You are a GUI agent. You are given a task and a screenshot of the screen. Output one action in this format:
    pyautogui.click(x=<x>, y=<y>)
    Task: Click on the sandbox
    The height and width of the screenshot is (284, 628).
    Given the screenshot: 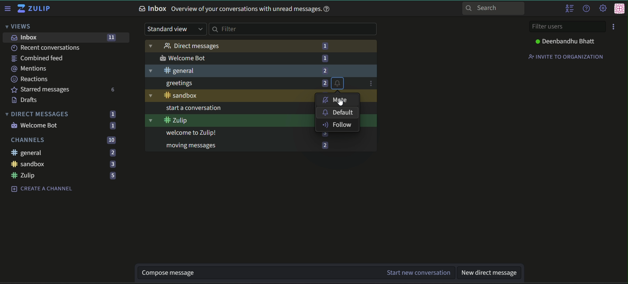 What is the action you would take?
    pyautogui.click(x=29, y=165)
    